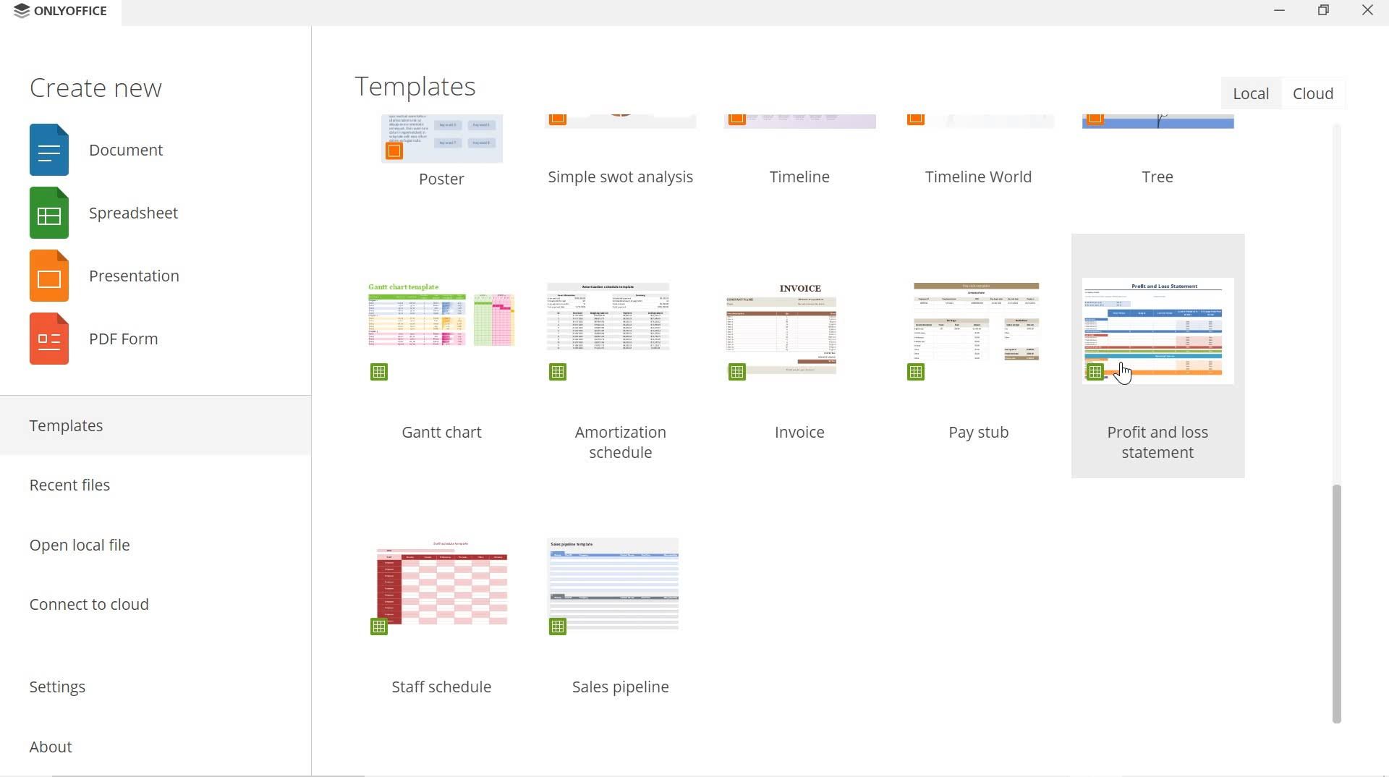  What do you see at coordinates (980, 433) in the screenshot?
I see `Pay stub` at bounding box center [980, 433].